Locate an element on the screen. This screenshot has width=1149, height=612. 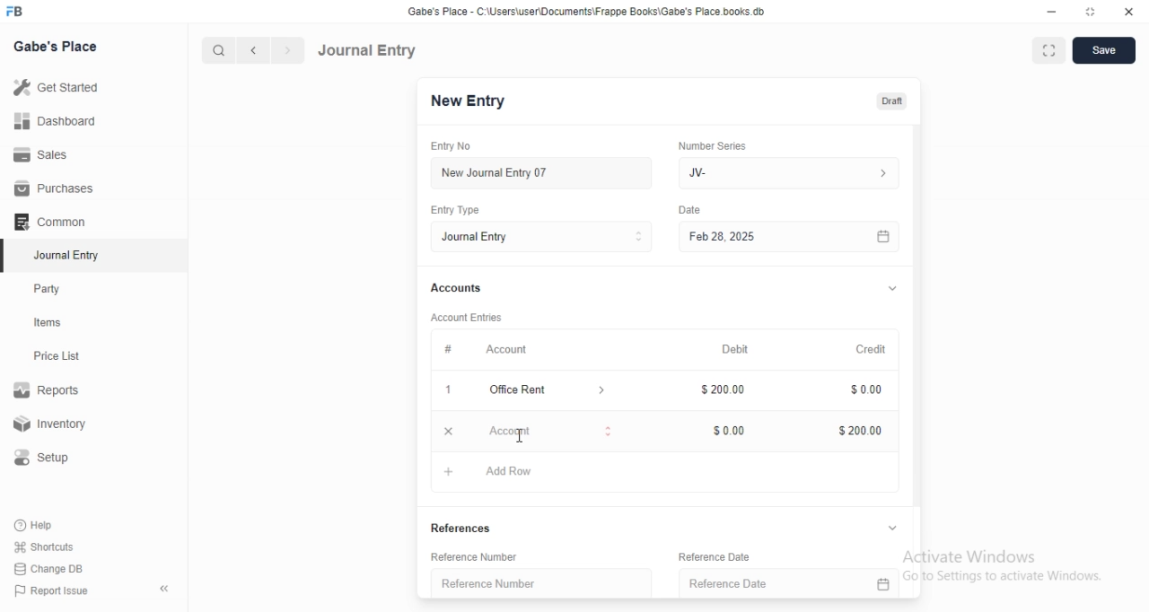
Reports. is located at coordinates (49, 393).